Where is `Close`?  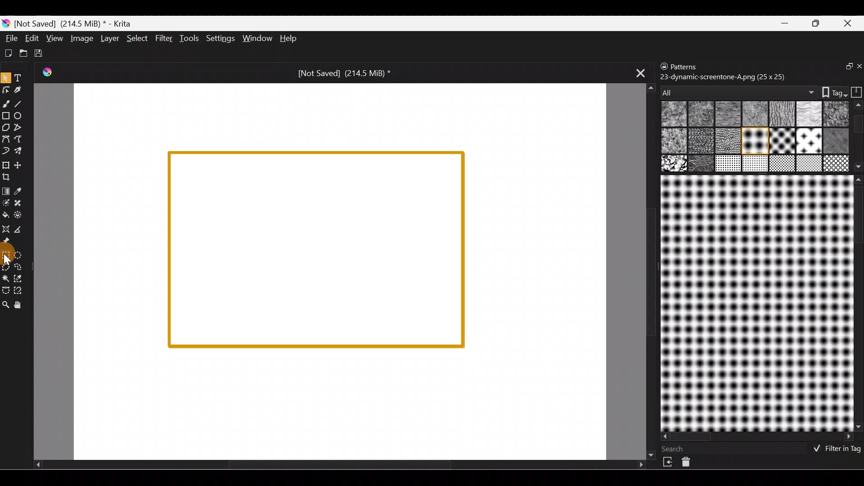 Close is located at coordinates (850, 22).